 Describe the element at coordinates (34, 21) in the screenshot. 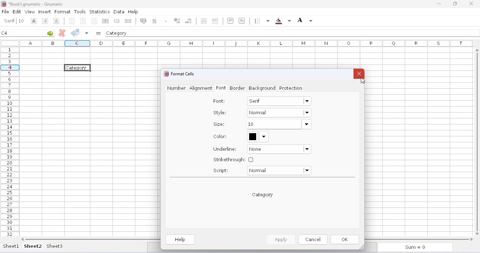

I see `font size` at that location.